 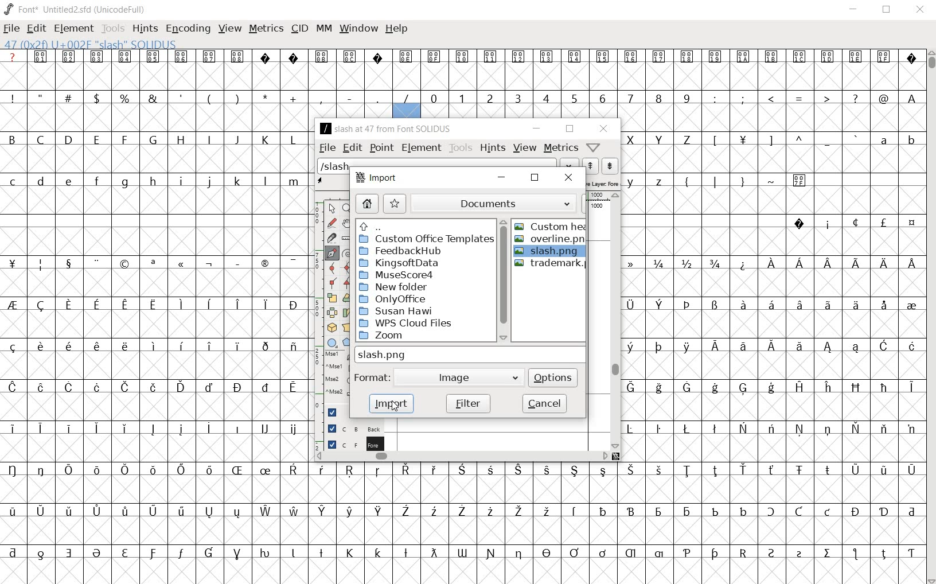 I want to click on empty cells, so click(x=773, y=119).